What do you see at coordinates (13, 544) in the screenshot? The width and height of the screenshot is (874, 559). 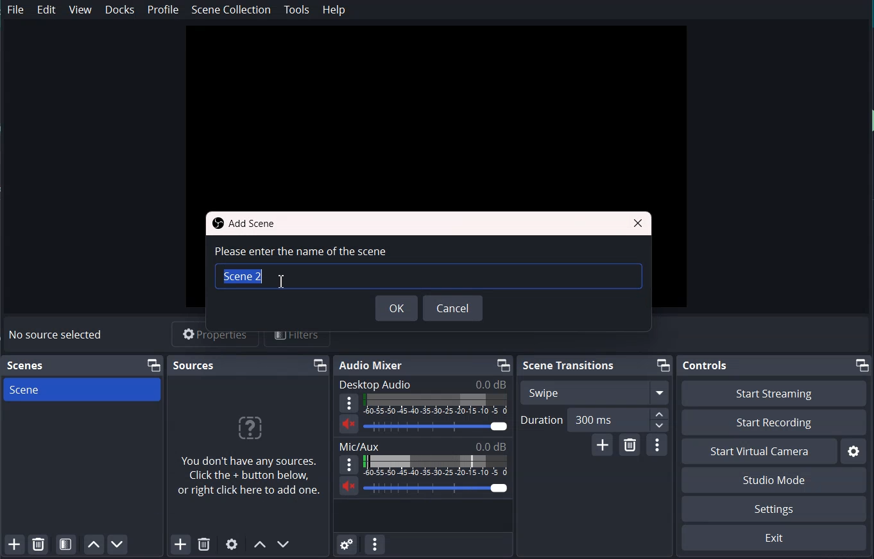 I see `Add scene` at bounding box center [13, 544].